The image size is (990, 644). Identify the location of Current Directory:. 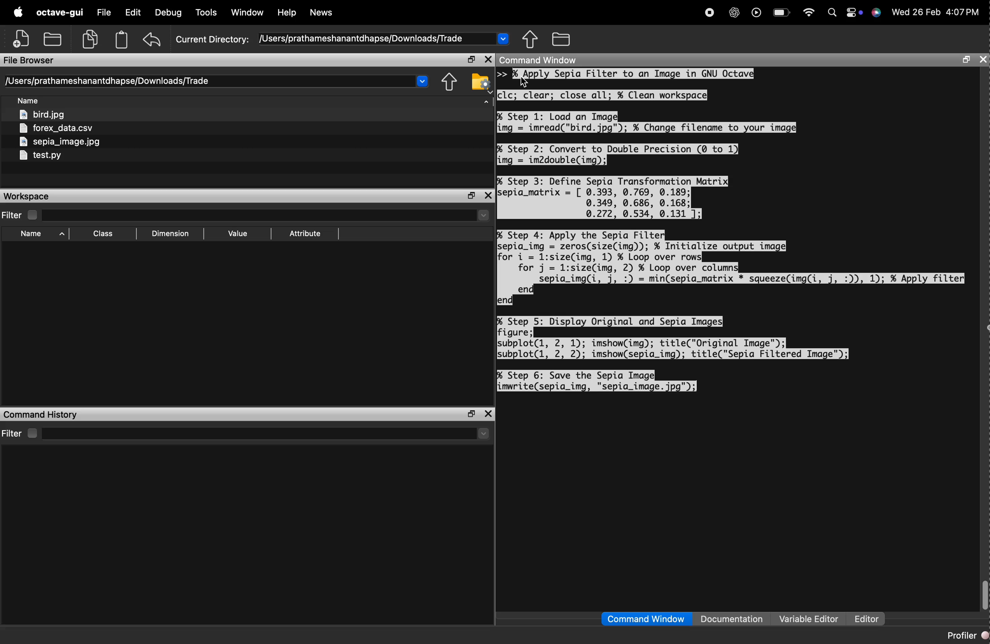
(212, 40).